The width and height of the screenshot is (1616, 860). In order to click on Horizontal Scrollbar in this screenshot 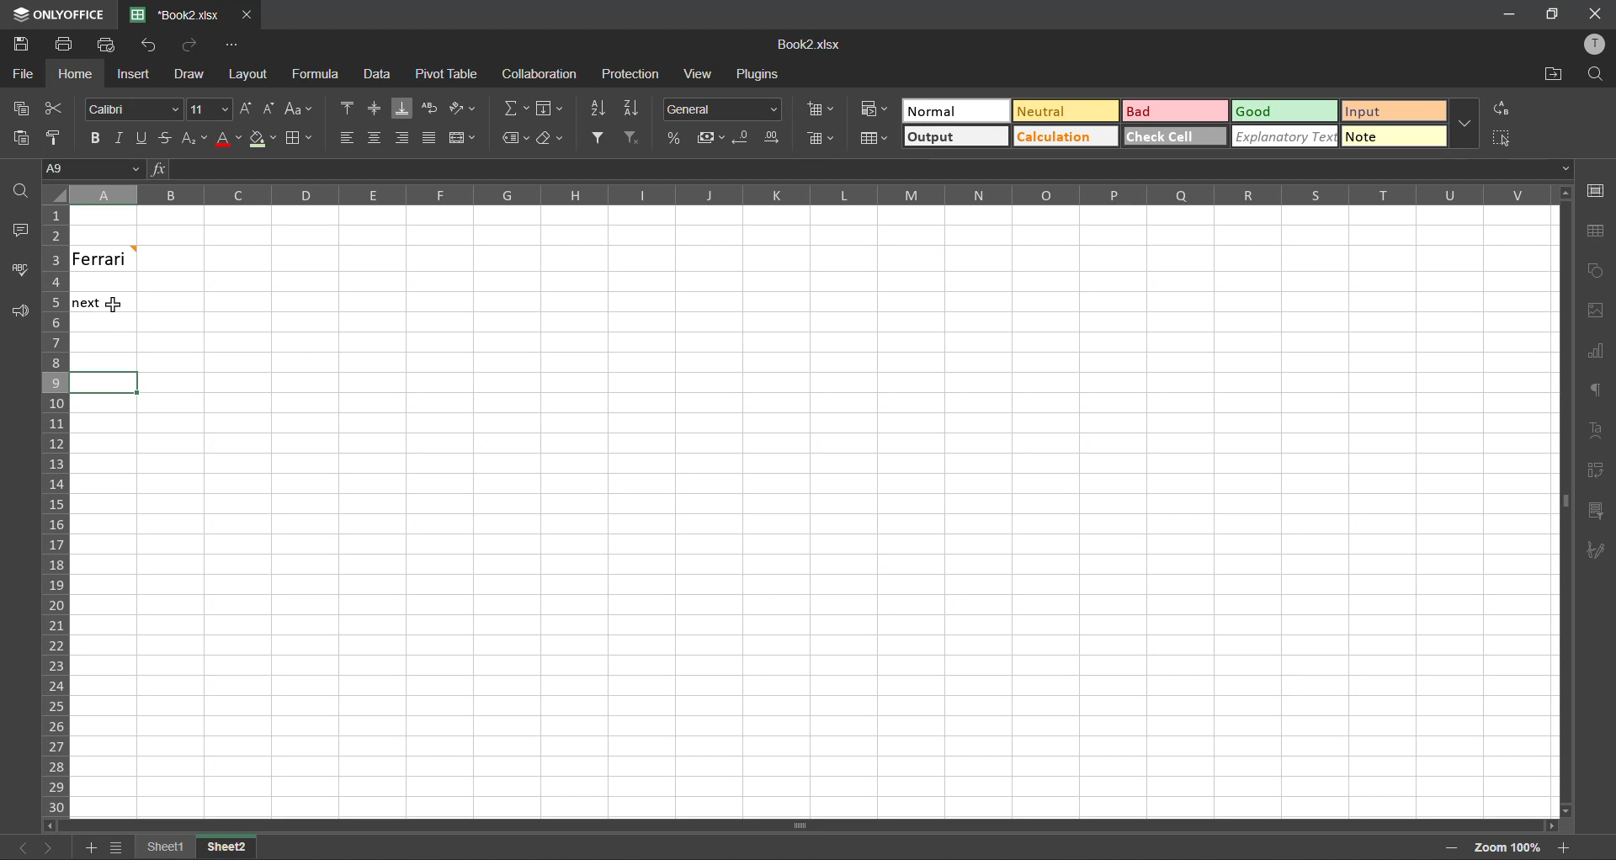, I will do `click(1557, 502)`.